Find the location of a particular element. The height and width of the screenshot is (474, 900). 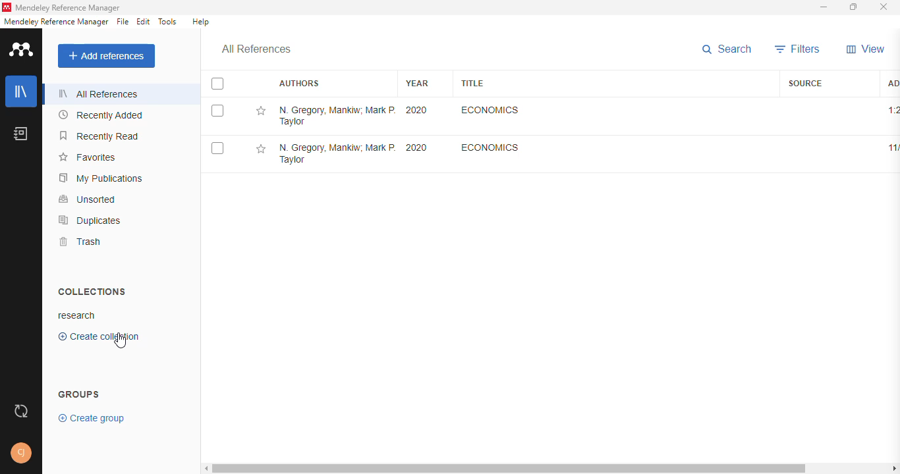

my publications is located at coordinates (101, 178).